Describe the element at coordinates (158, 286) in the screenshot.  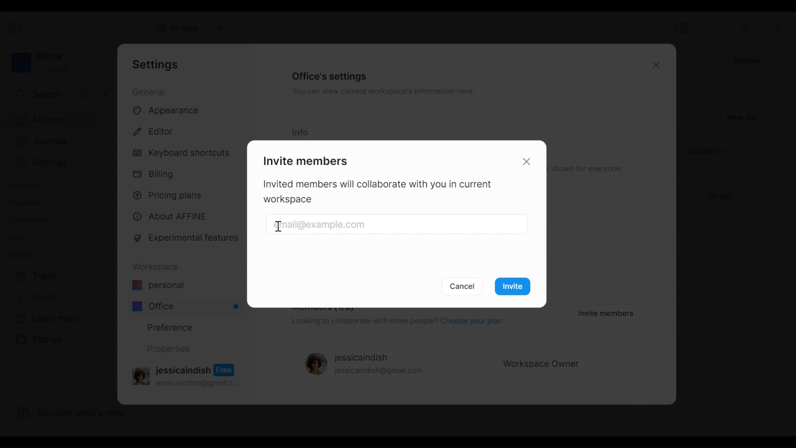
I see `personal` at that location.